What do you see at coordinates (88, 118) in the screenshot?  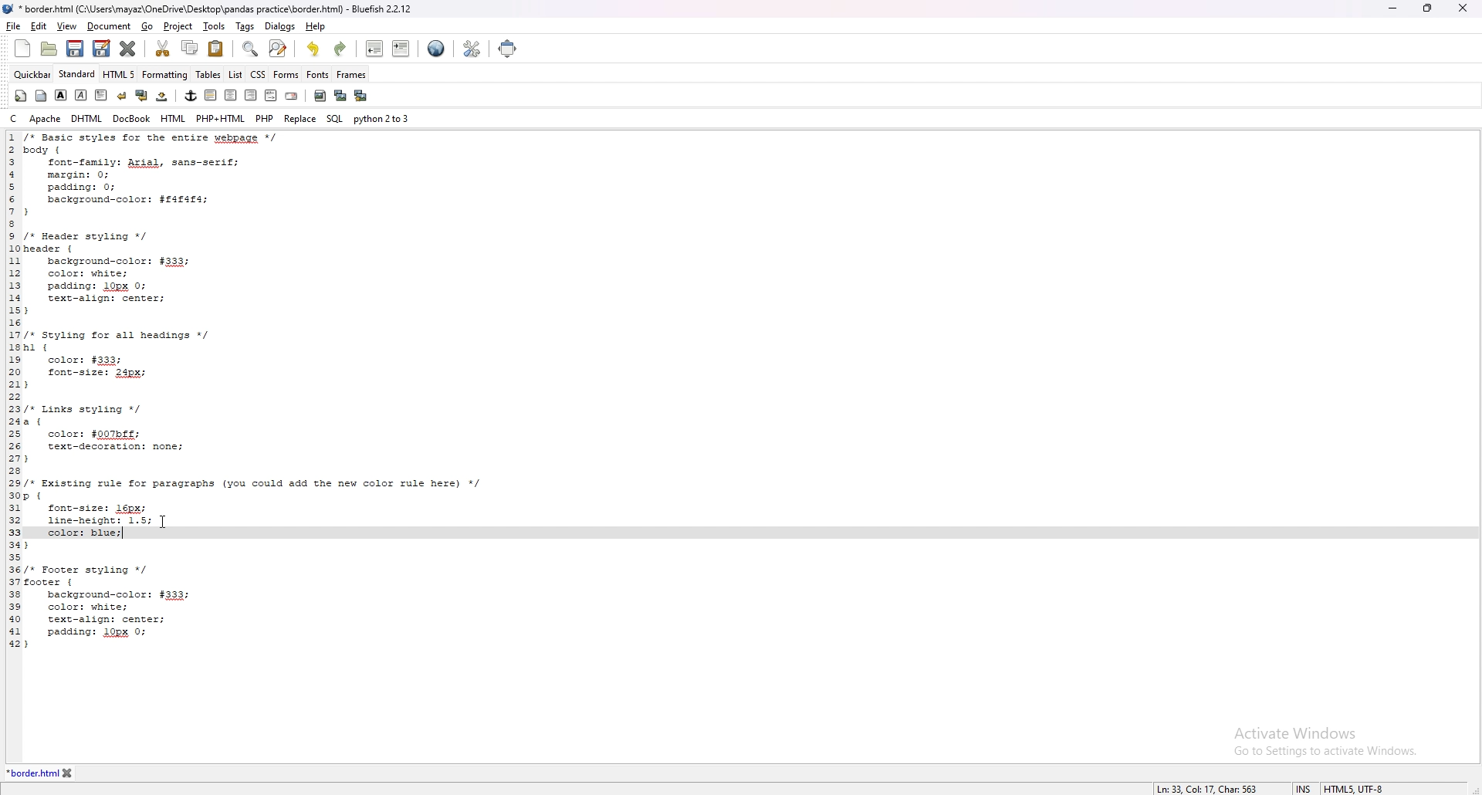 I see `dhtml` at bounding box center [88, 118].